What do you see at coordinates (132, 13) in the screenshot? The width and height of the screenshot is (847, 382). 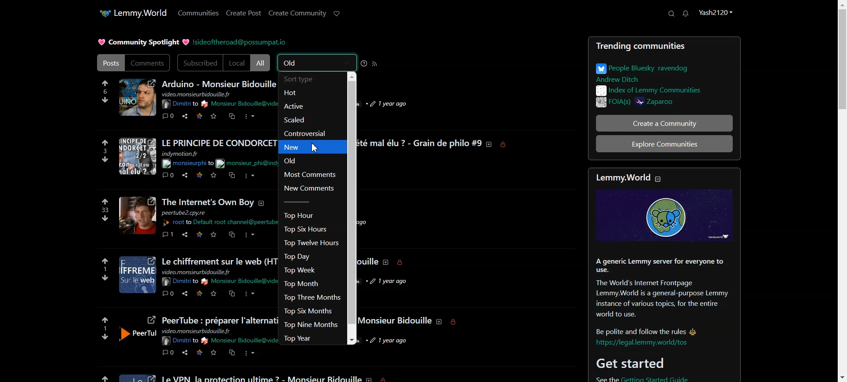 I see `Home Page` at bounding box center [132, 13].